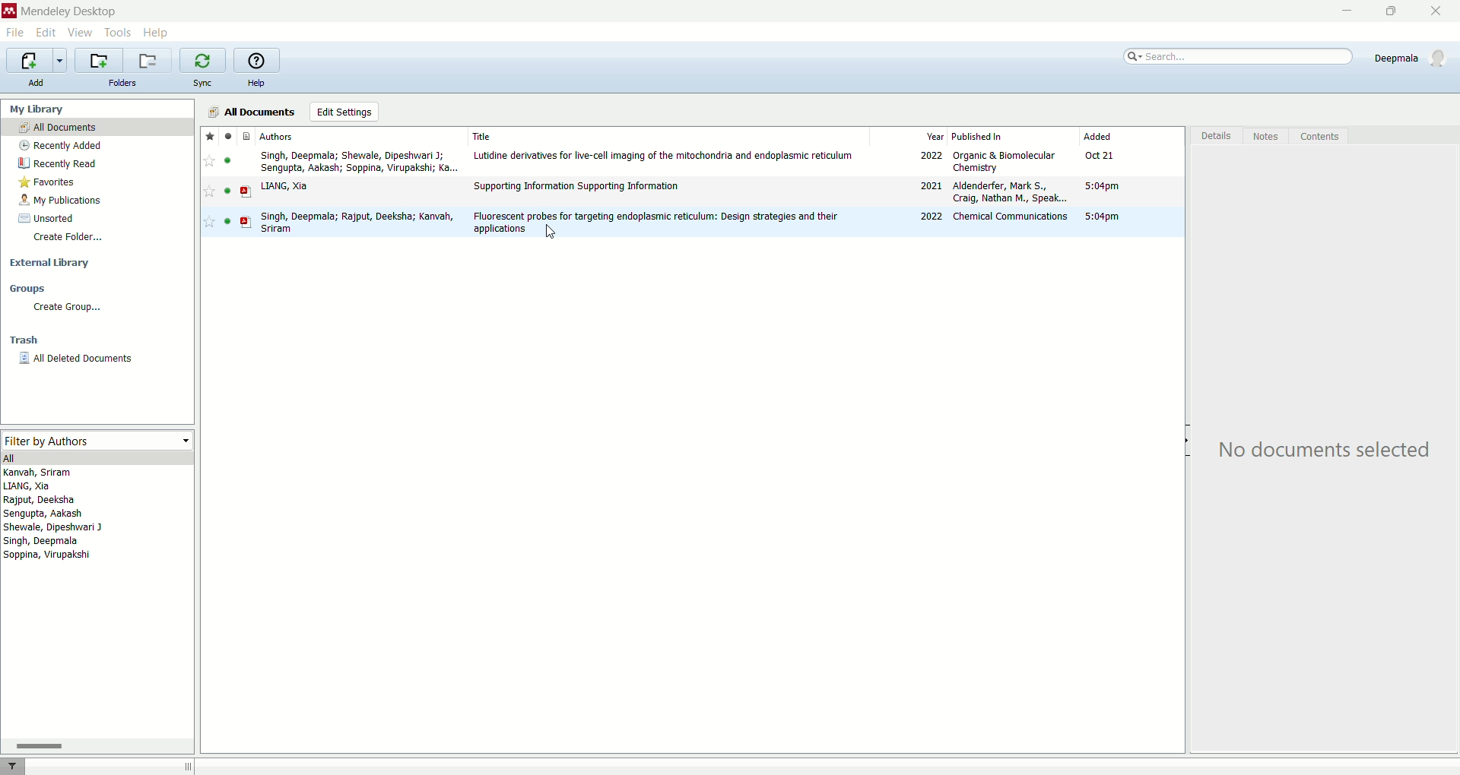  Describe the element at coordinates (57, 163) in the screenshot. I see `recently read` at that location.